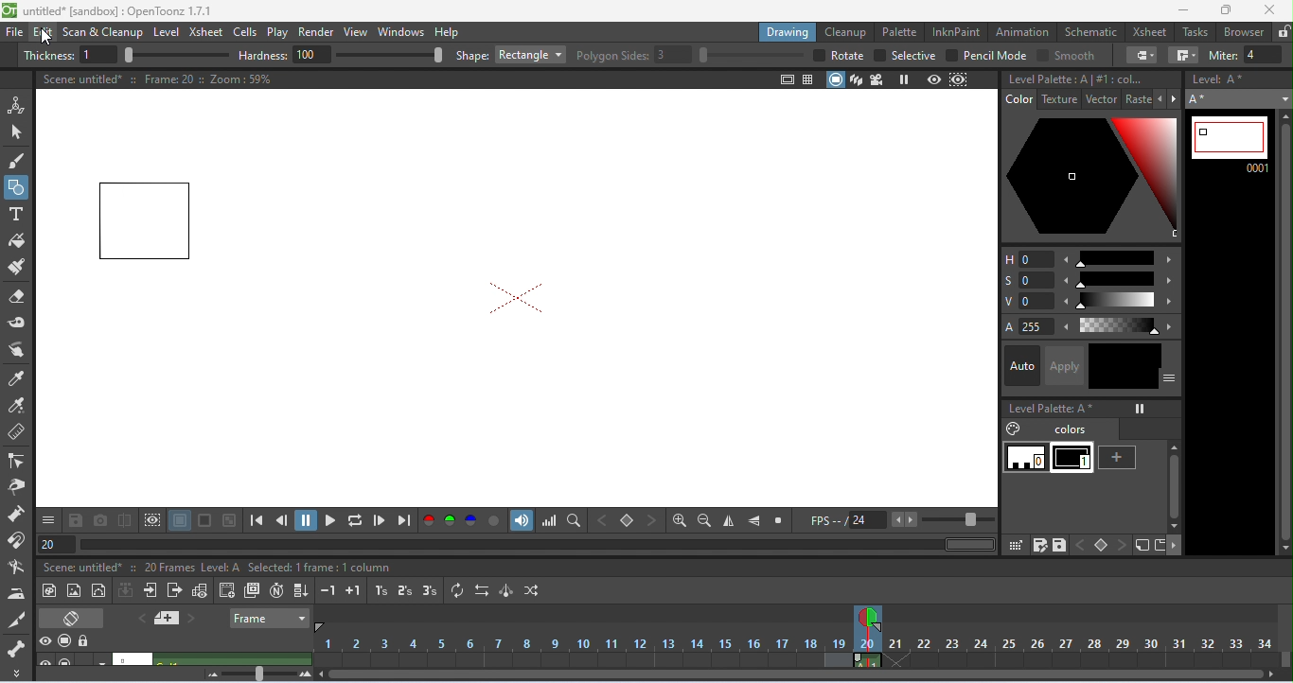 This screenshot has height=683, width=1293. Describe the element at coordinates (1016, 547) in the screenshot. I see `click and drag palette into studio palette` at that location.